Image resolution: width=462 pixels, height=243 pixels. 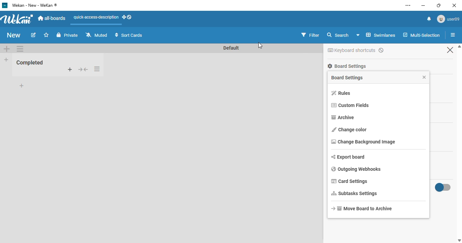 What do you see at coordinates (83, 70) in the screenshot?
I see `collapse` at bounding box center [83, 70].